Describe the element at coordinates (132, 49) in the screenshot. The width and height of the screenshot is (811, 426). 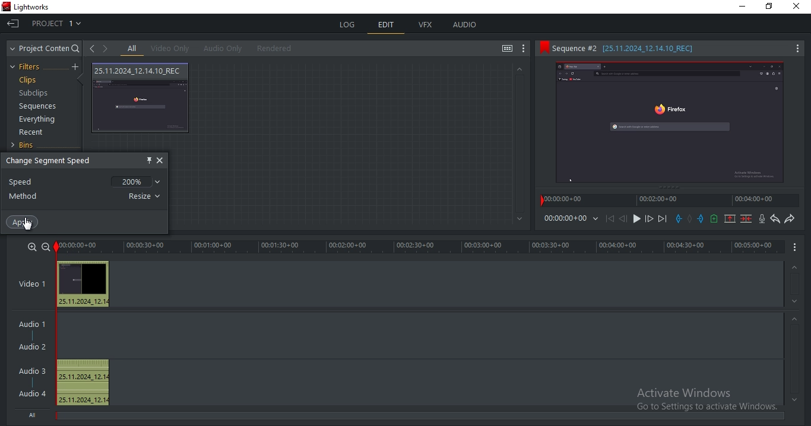
I see `all` at that location.